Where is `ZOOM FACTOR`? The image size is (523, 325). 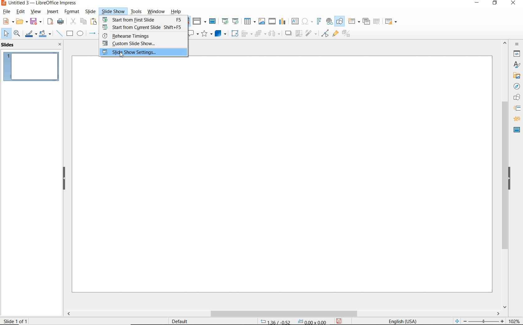 ZOOM FACTOR is located at coordinates (515, 321).